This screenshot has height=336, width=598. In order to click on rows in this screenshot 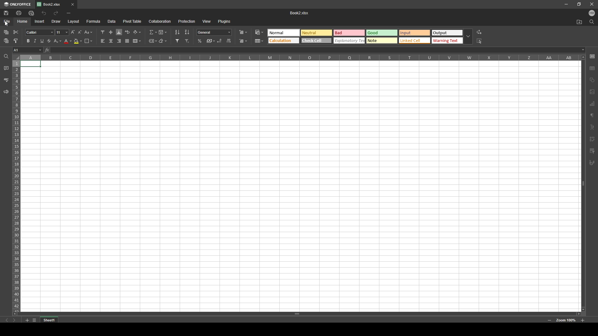, I will do `click(16, 182)`.